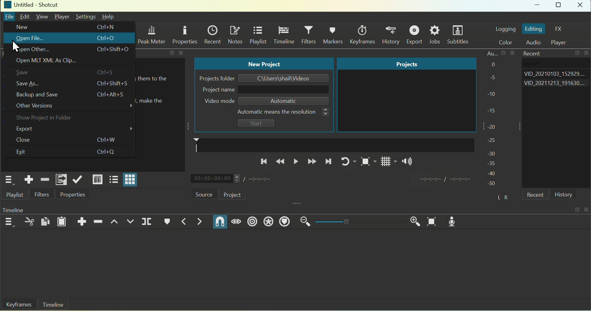 The height and width of the screenshot is (311, 591). I want to click on Recent, so click(537, 196).